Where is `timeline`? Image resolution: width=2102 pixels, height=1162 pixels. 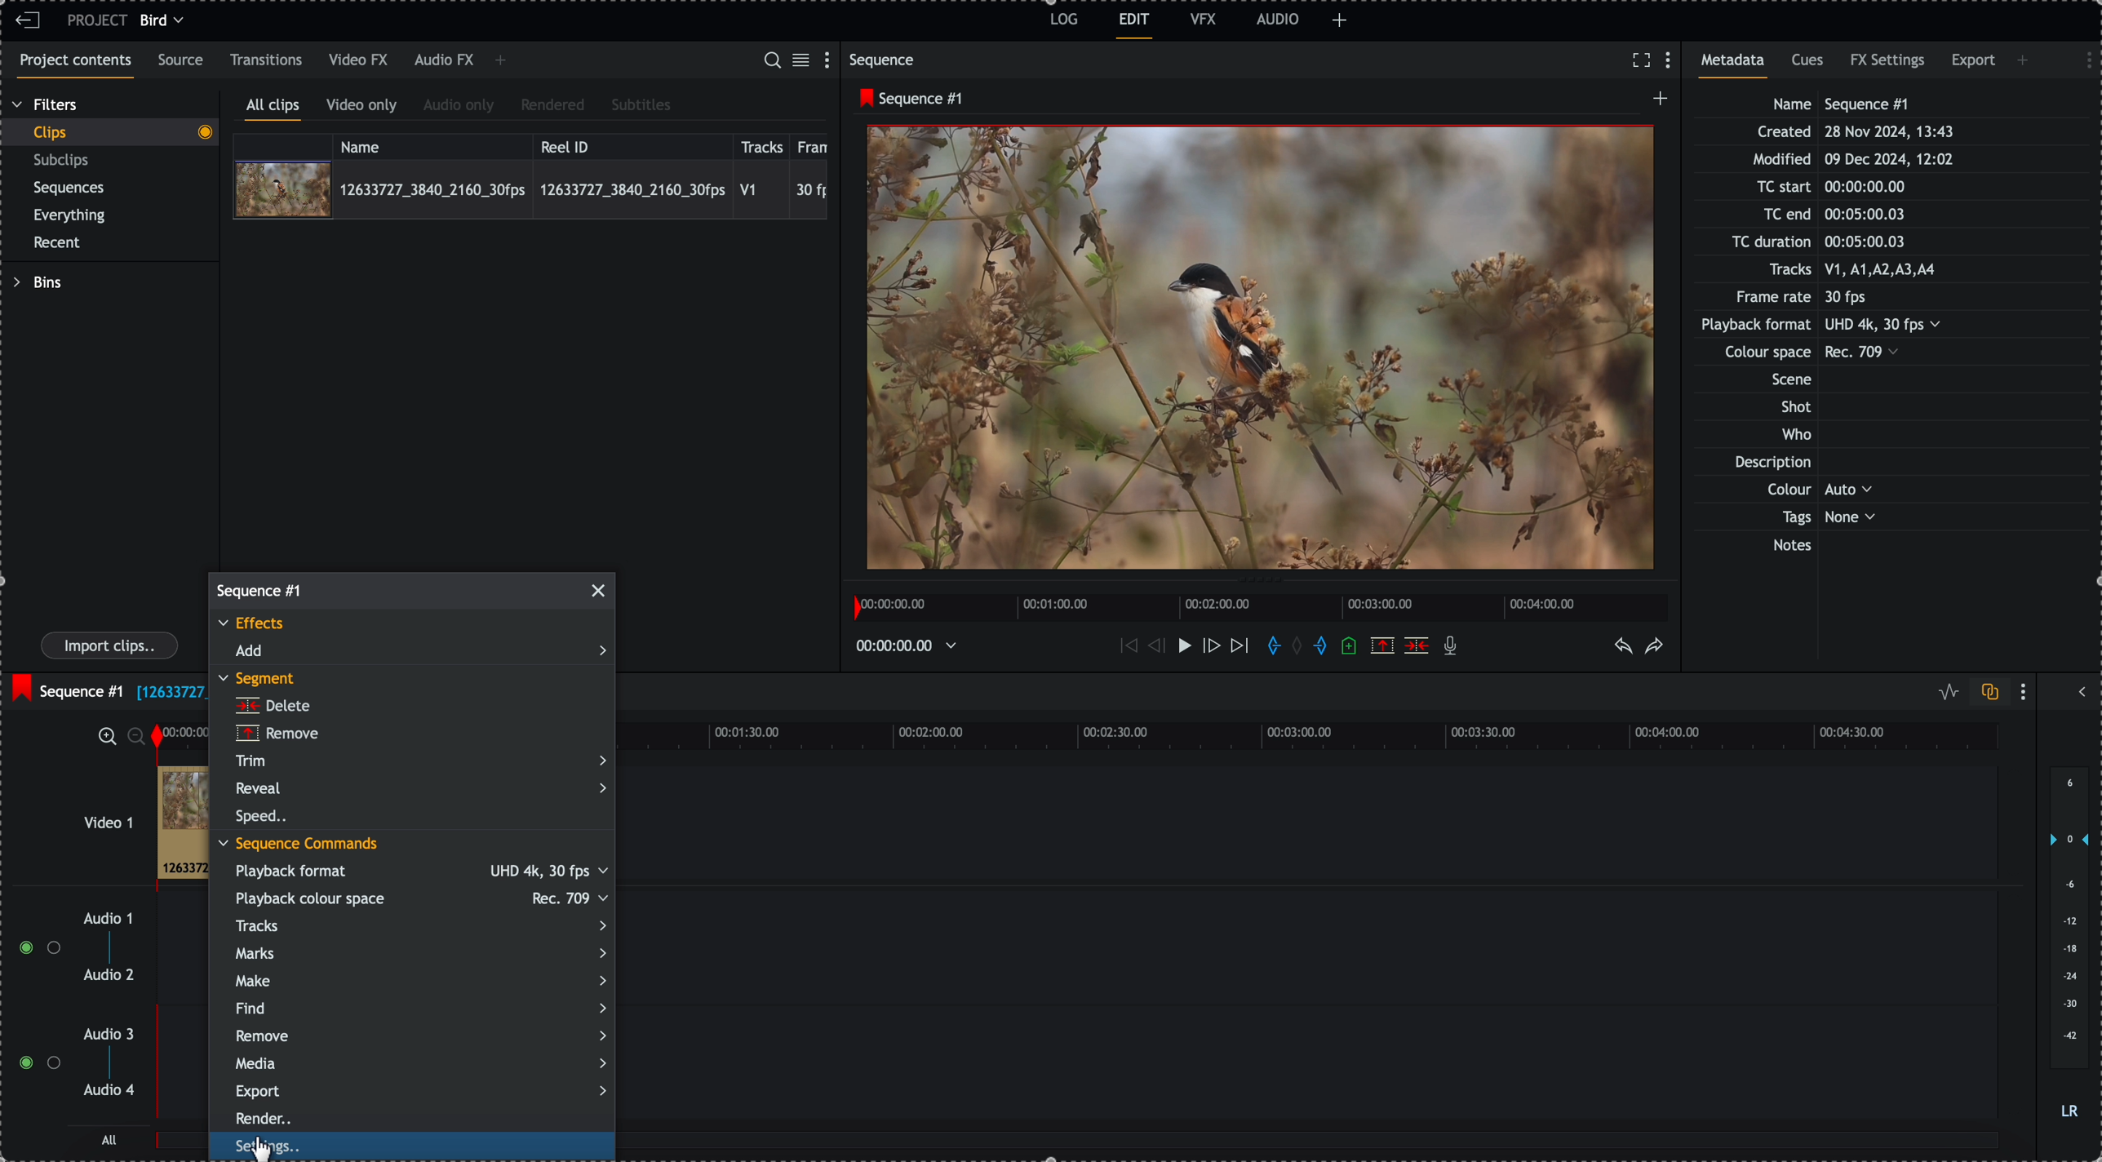 timeline is located at coordinates (186, 733).